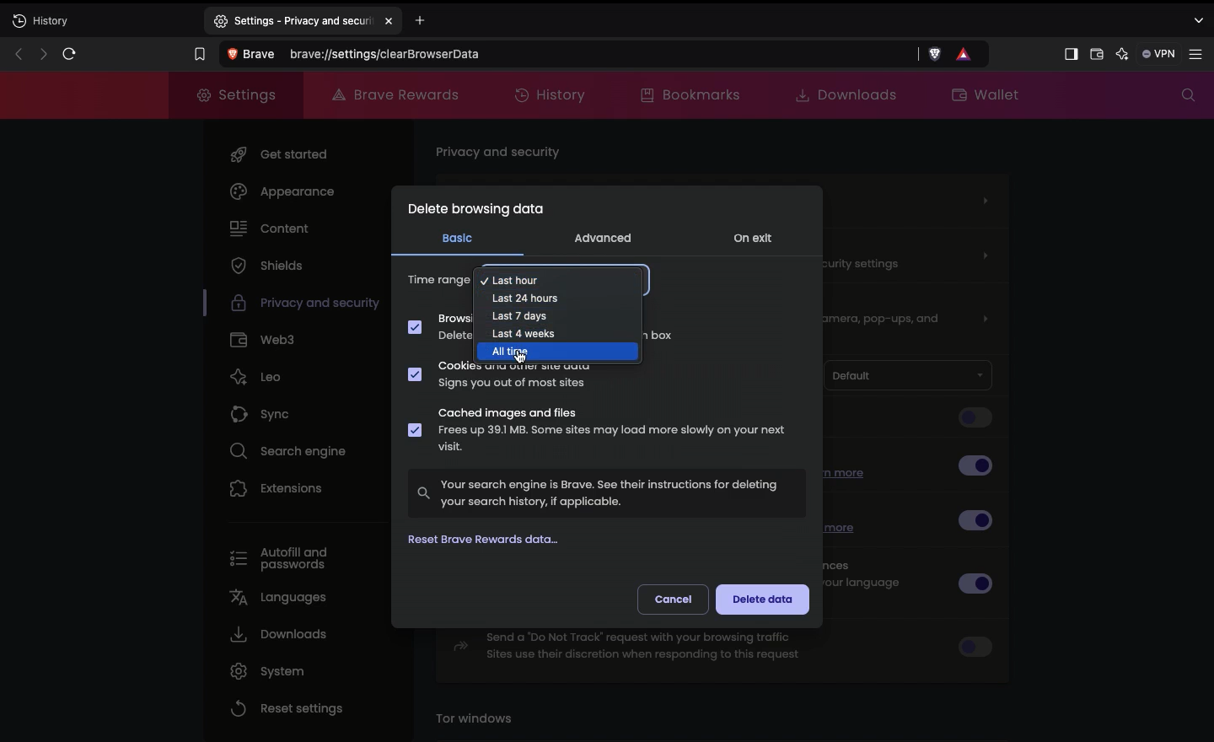 The width and height of the screenshot is (1214, 742). What do you see at coordinates (521, 317) in the screenshot?
I see `Last 7 days` at bounding box center [521, 317].